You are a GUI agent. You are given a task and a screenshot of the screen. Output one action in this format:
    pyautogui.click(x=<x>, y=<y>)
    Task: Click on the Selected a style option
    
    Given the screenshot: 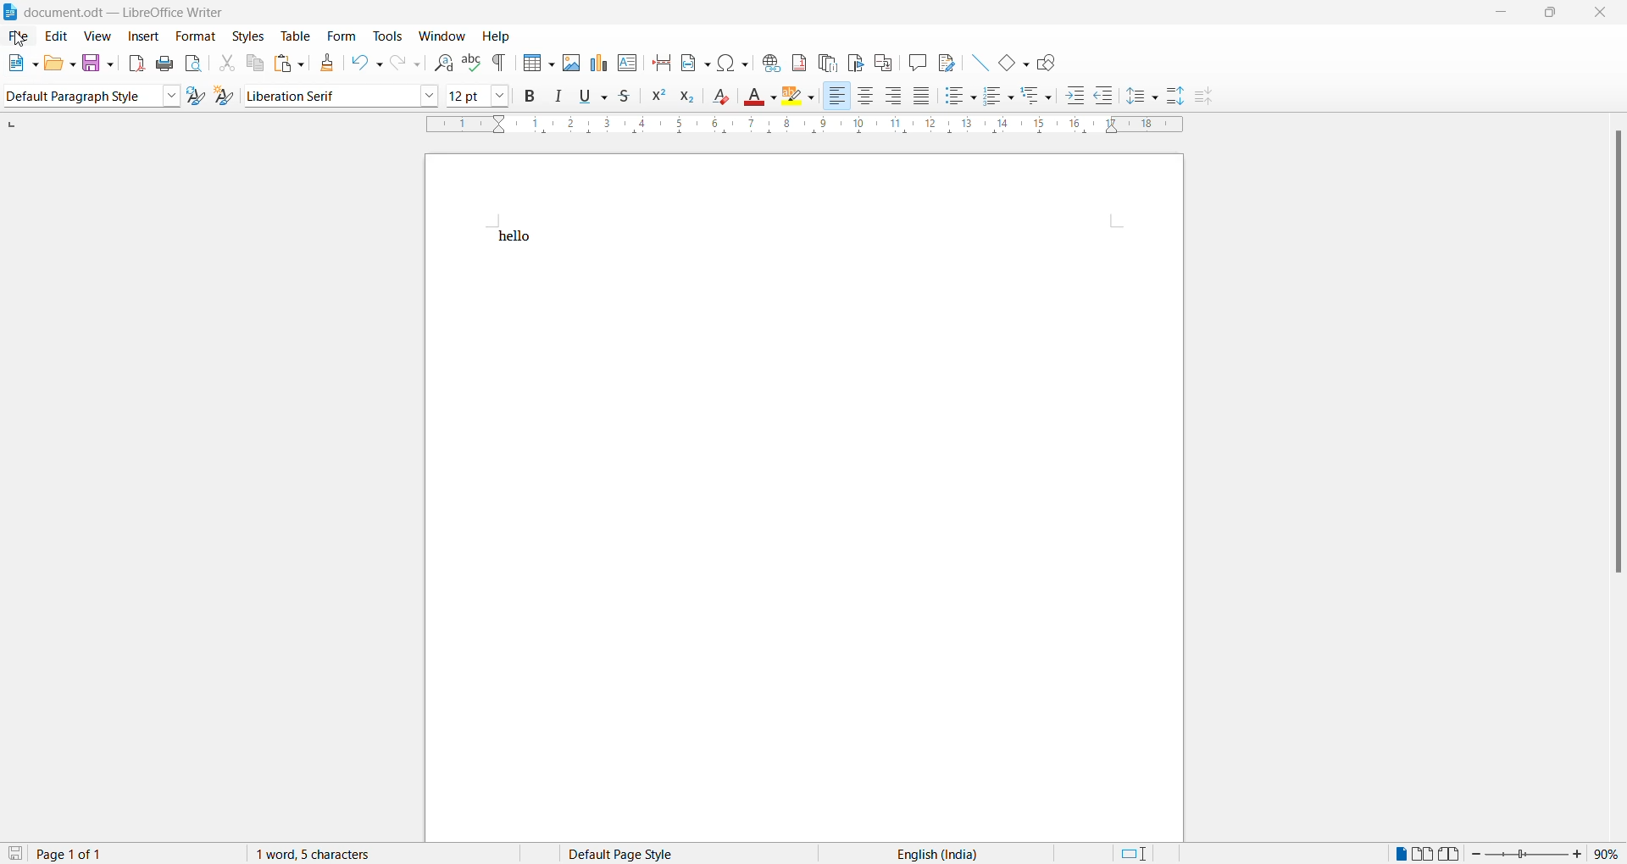 What is the action you would take?
    pyautogui.click(x=78, y=97)
    